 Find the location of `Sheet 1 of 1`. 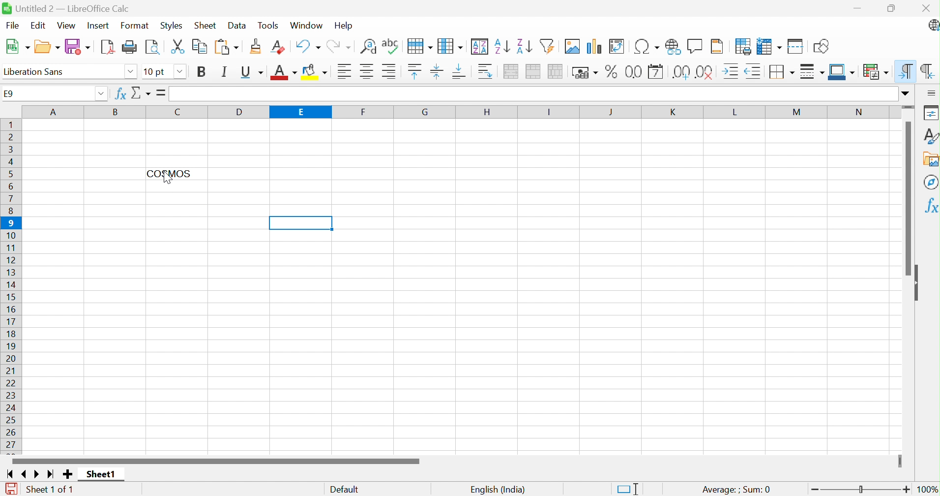

Sheet 1 of 1 is located at coordinates (50, 491).